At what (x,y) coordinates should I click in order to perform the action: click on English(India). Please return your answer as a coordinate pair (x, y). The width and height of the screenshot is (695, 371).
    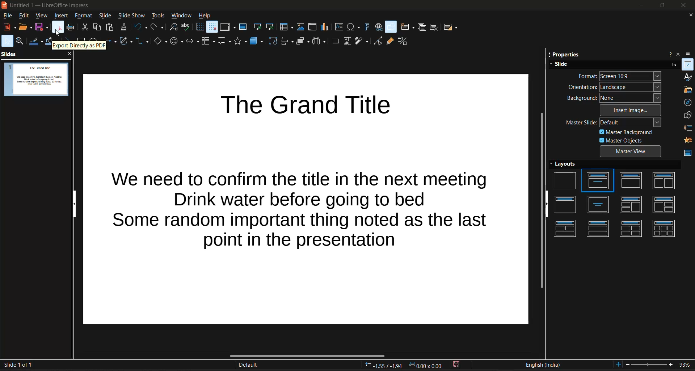
    Looking at the image, I should click on (543, 365).